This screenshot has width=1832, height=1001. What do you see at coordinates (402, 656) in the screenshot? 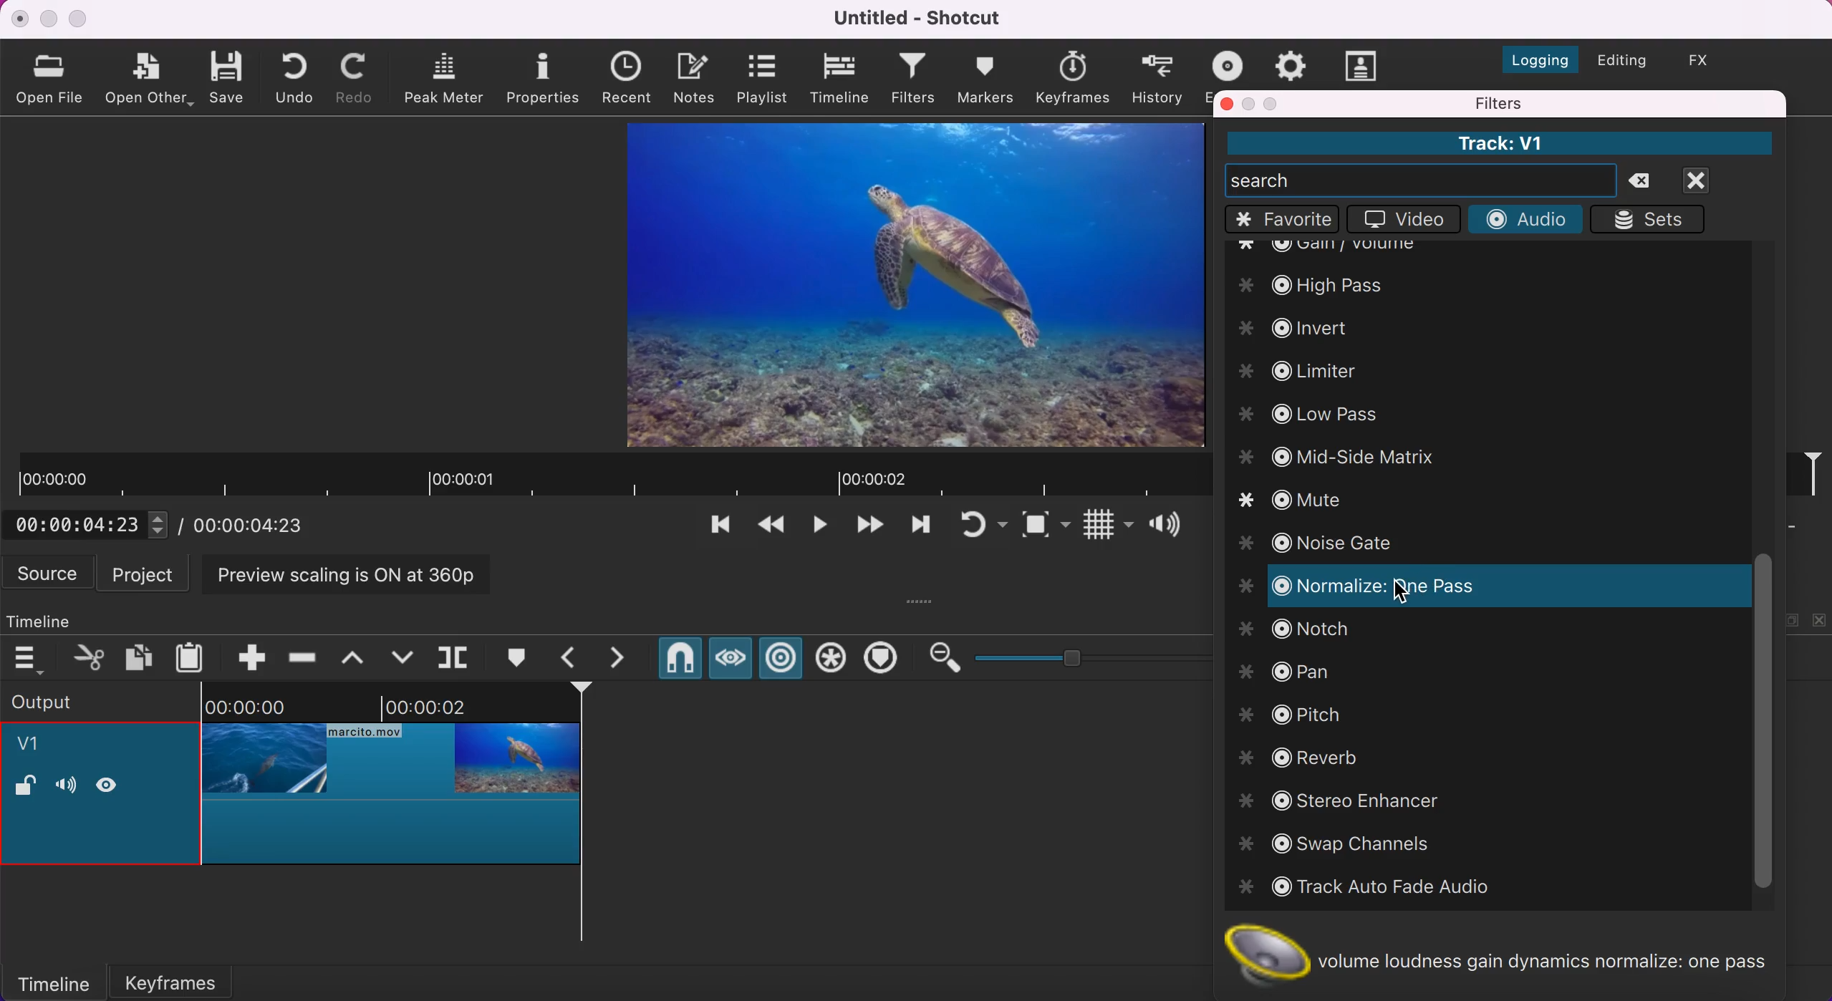
I see `overwrite` at bounding box center [402, 656].